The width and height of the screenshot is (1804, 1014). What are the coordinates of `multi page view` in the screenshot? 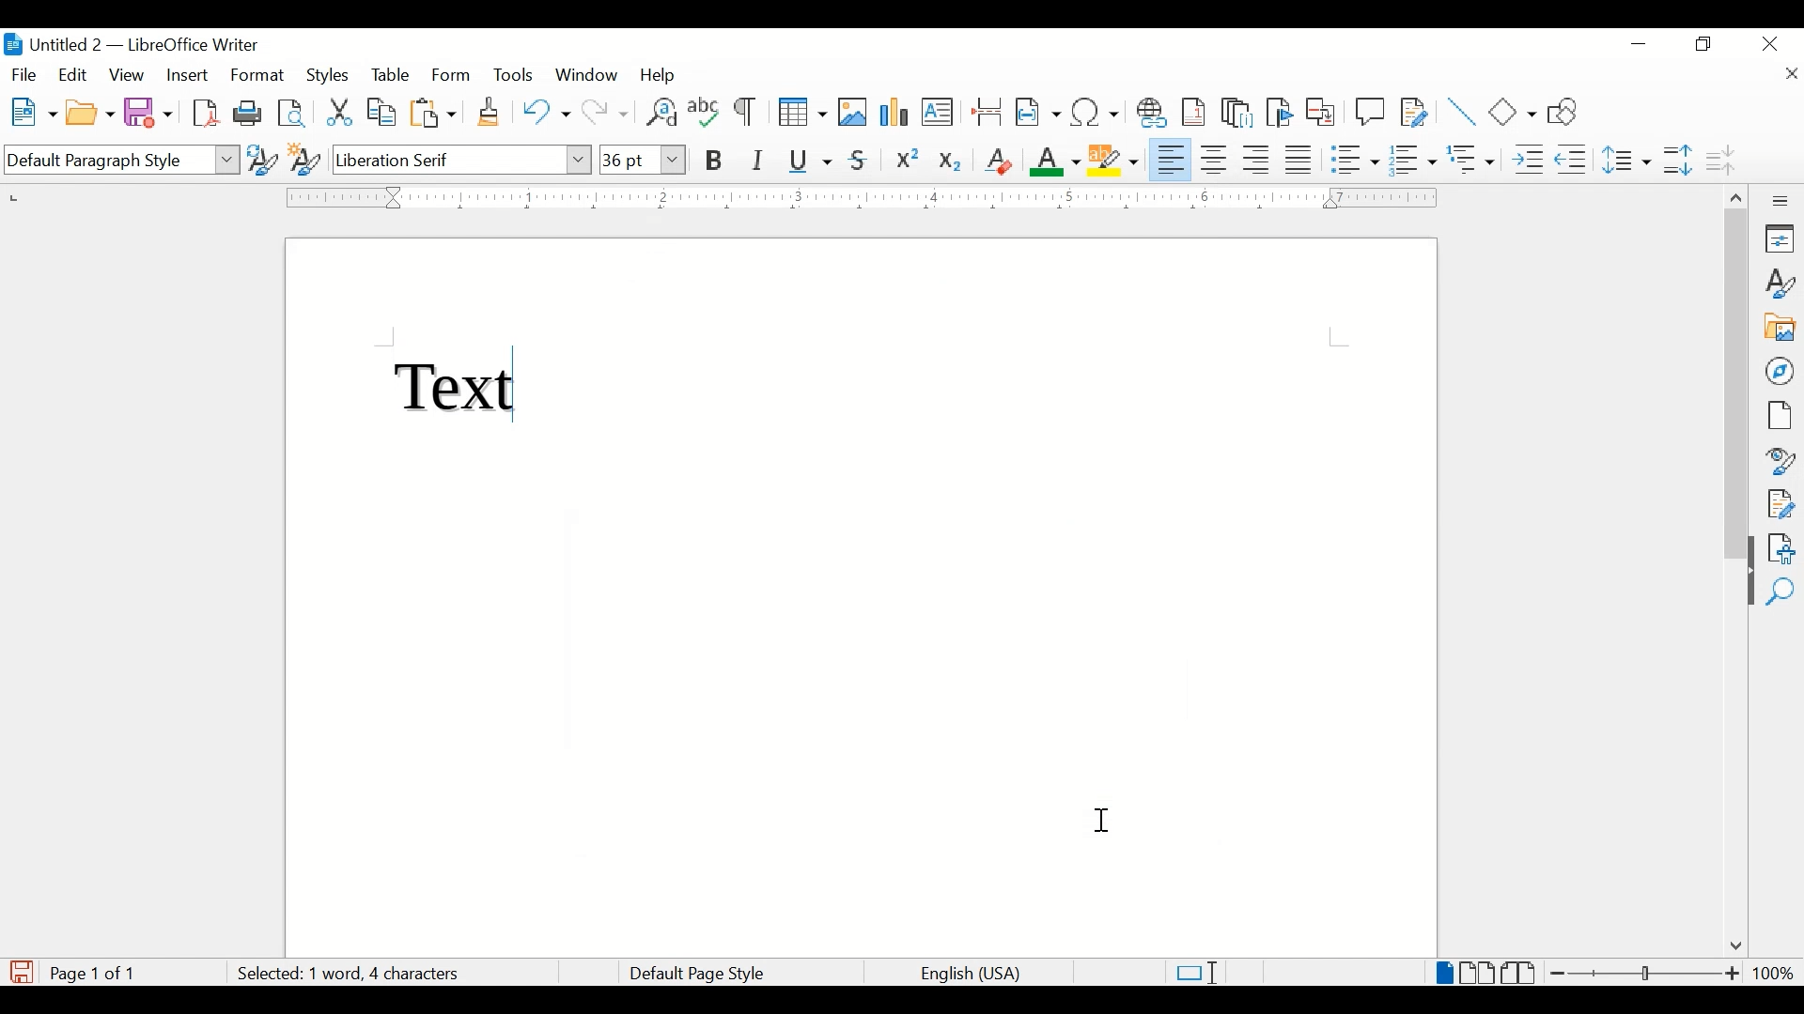 It's located at (1479, 973).